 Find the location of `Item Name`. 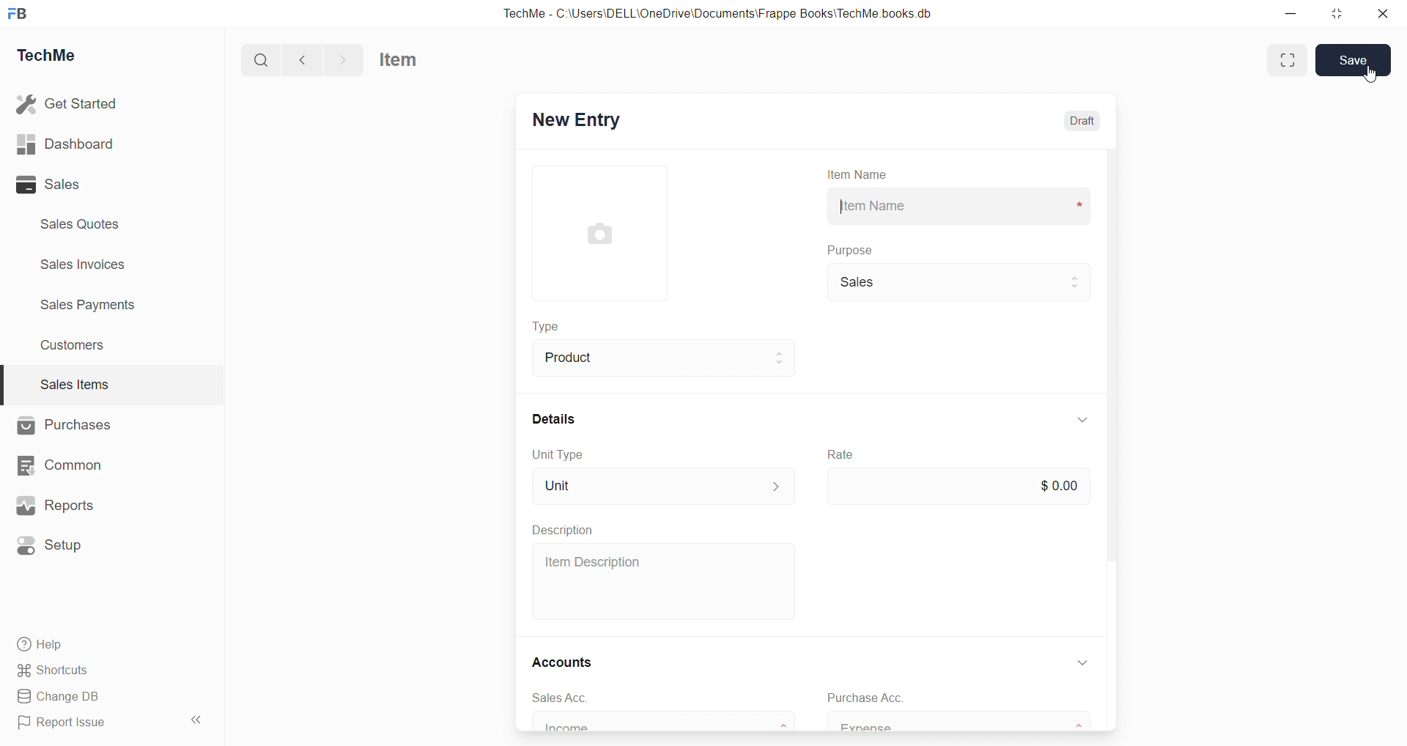

Item Name is located at coordinates (855, 175).